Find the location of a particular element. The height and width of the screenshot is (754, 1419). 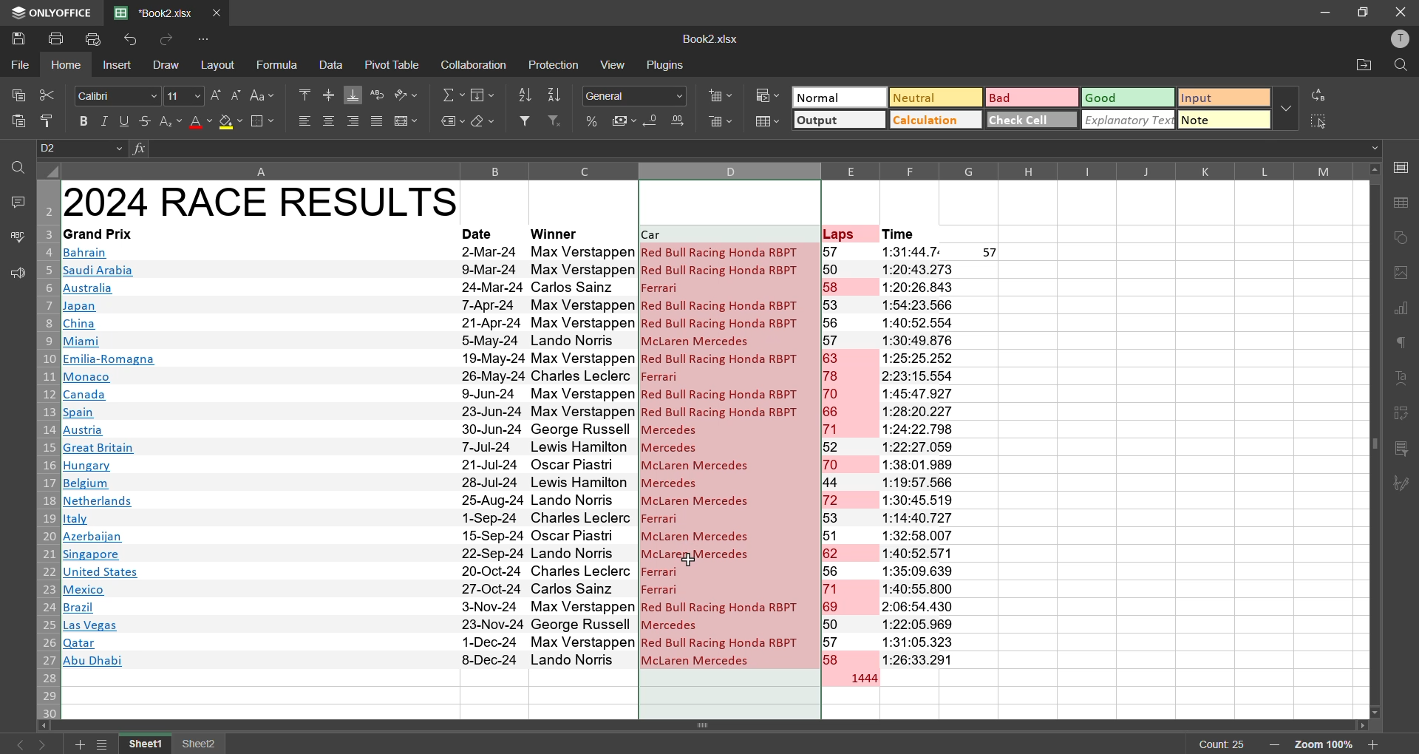

total laps is located at coordinates (862, 679).